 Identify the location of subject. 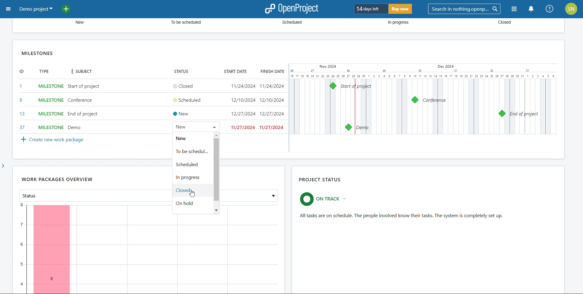
(80, 71).